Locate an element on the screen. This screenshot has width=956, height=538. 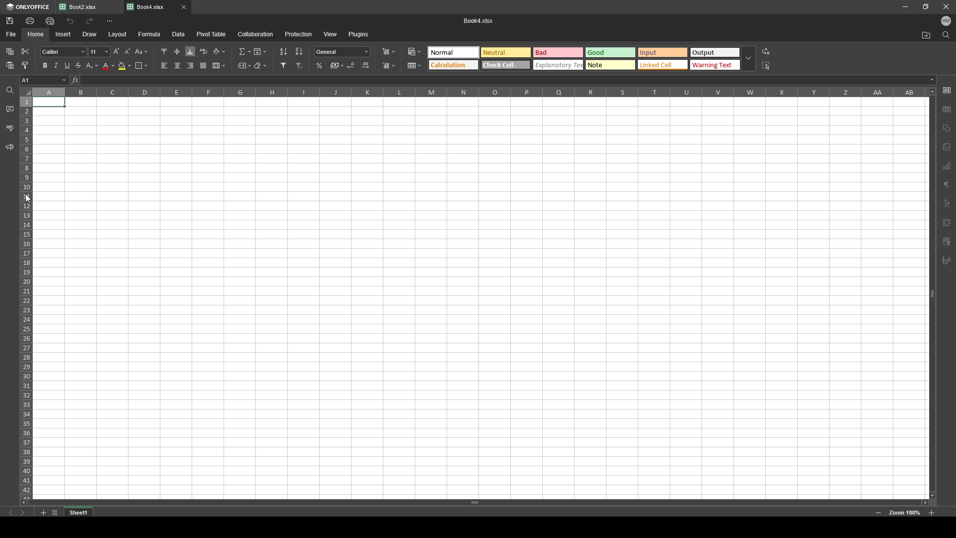
align top is located at coordinates (164, 51).